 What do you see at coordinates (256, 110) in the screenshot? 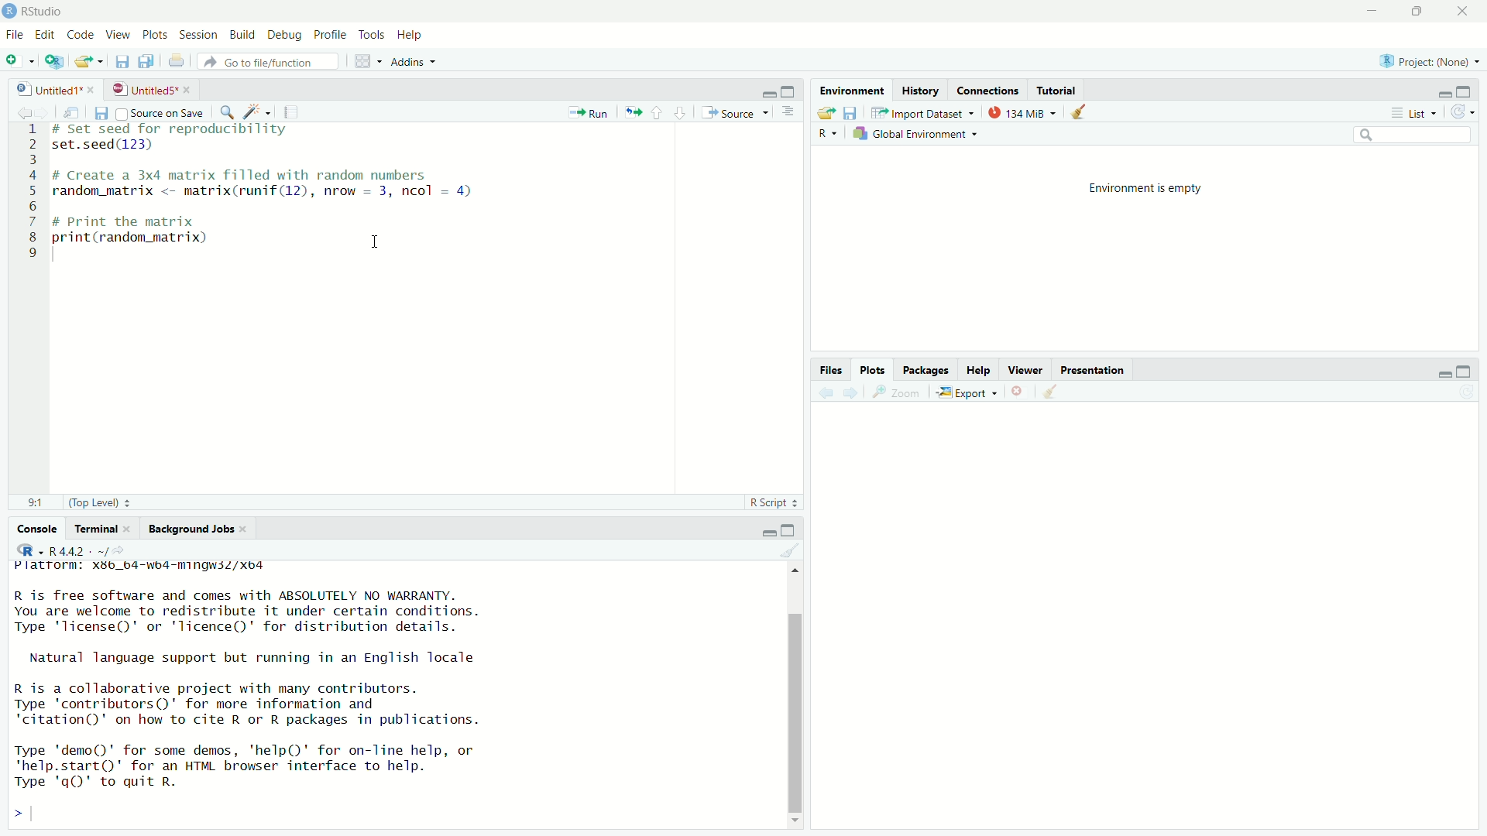
I see `spark` at bounding box center [256, 110].